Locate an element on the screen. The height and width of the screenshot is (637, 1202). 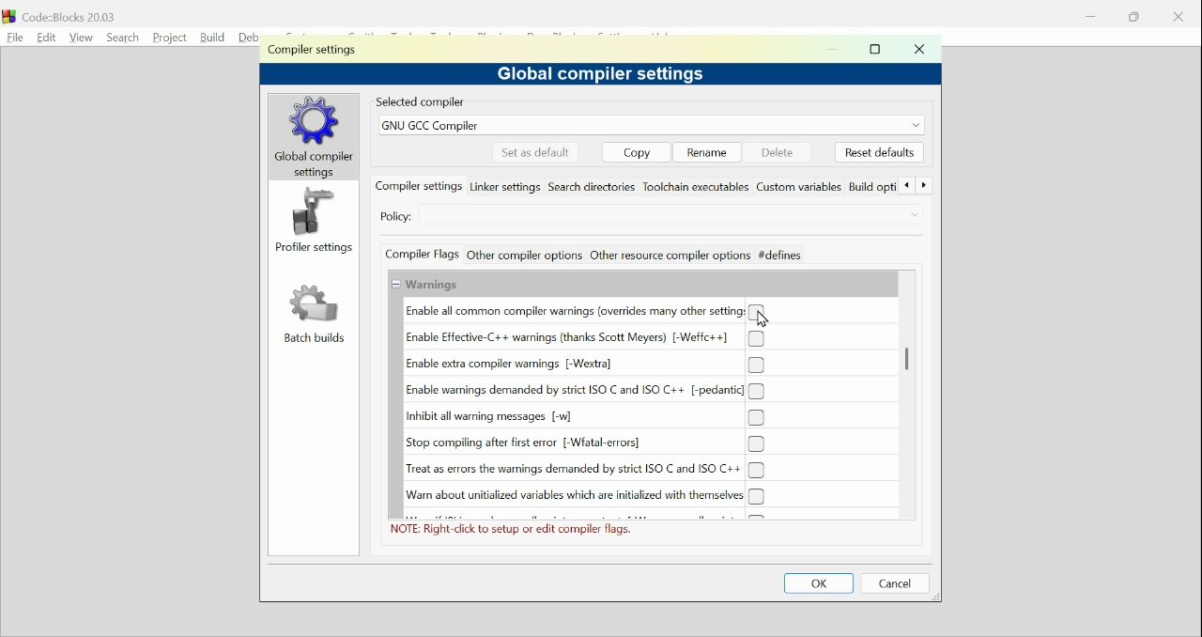
View is located at coordinates (81, 37).